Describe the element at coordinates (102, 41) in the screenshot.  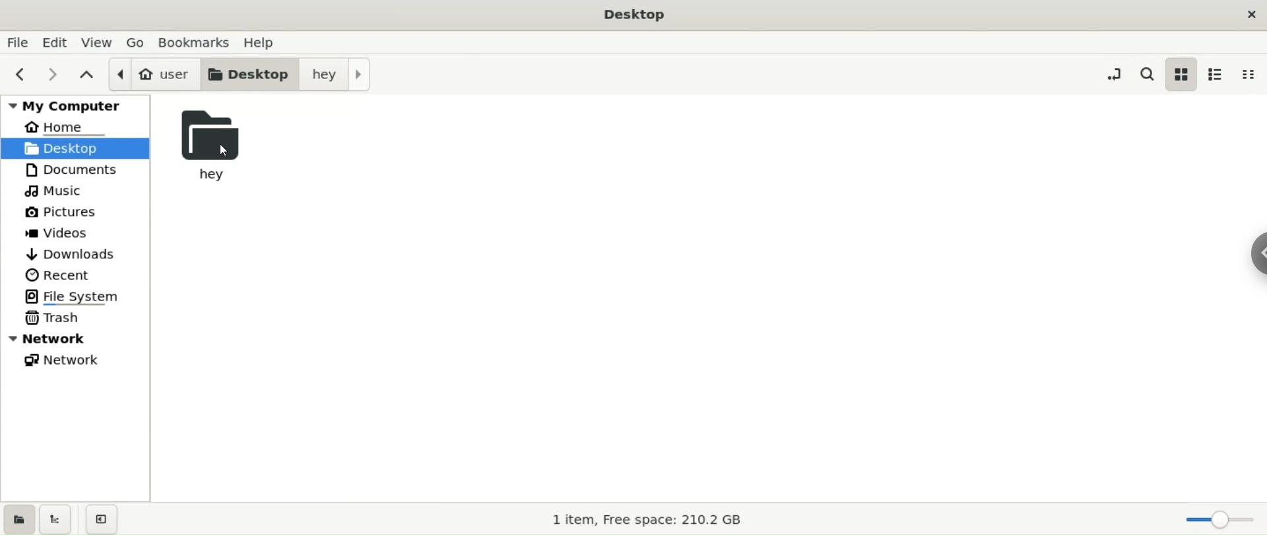
I see `view` at that location.